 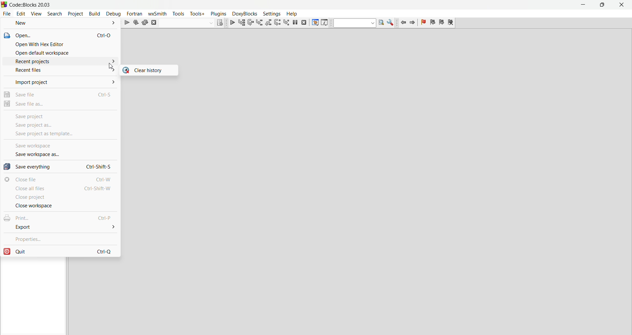 I want to click on various info, so click(x=325, y=22).